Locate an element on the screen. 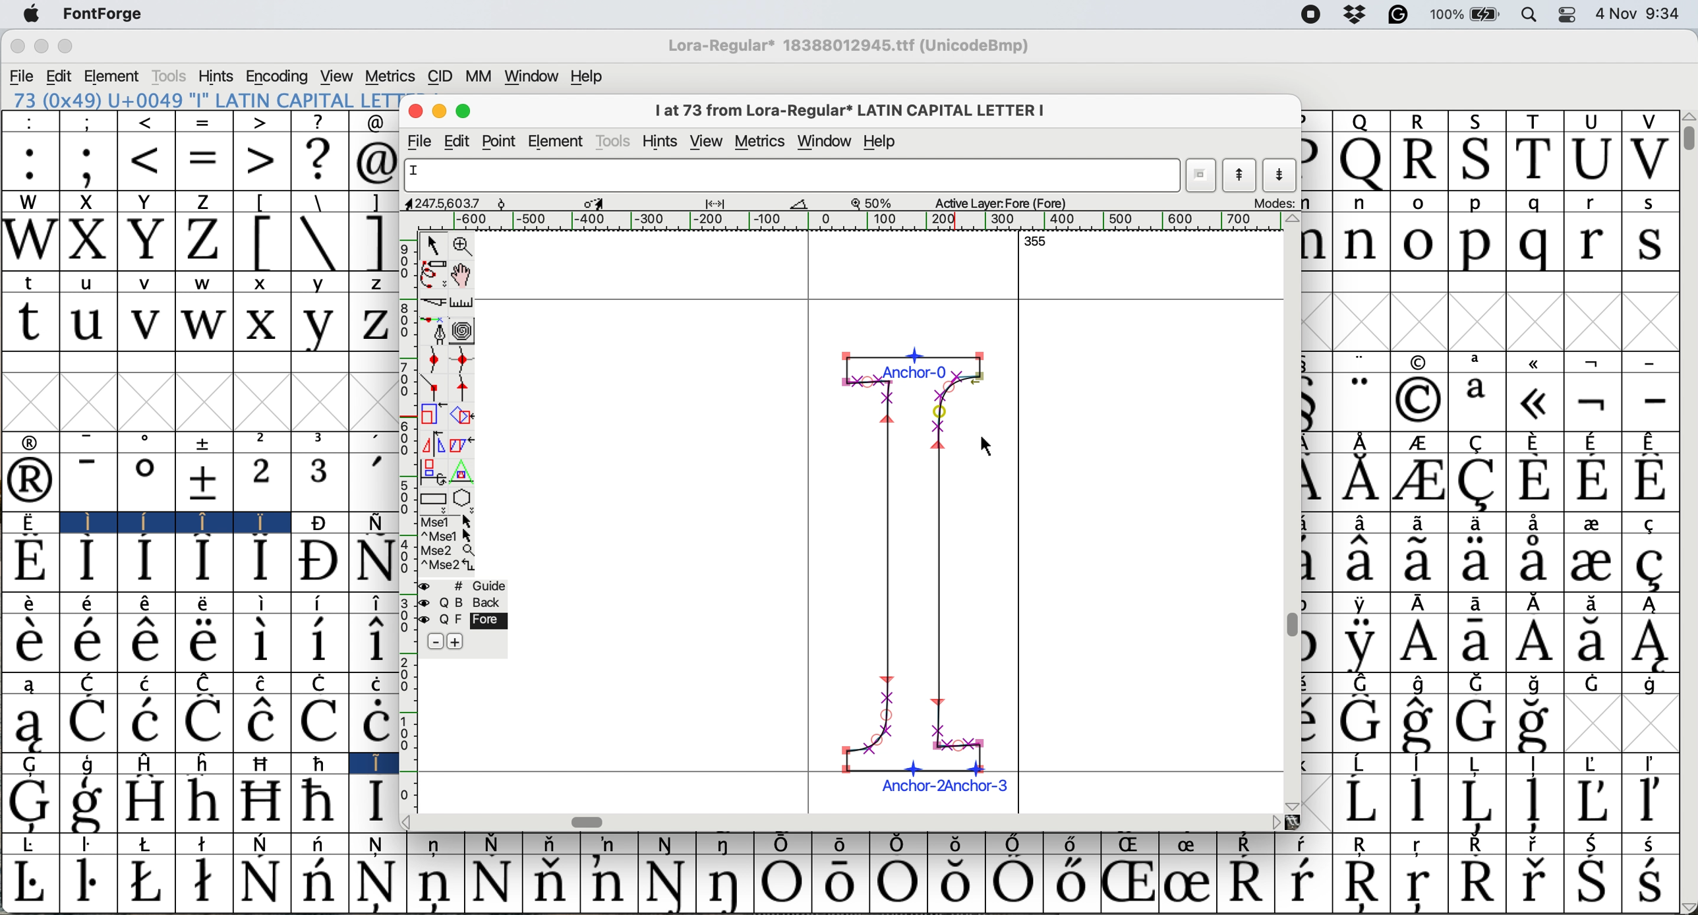  Symbol is located at coordinates (1534, 644).